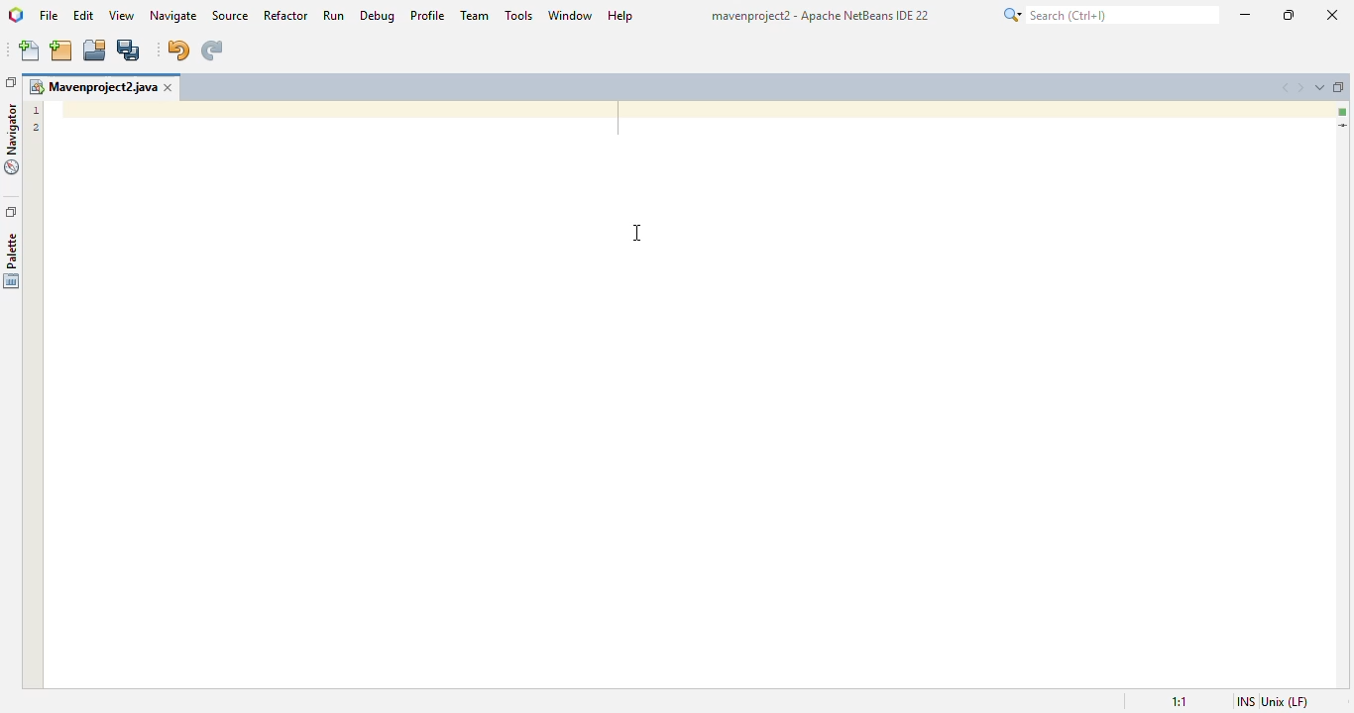  I want to click on help, so click(621, 16).